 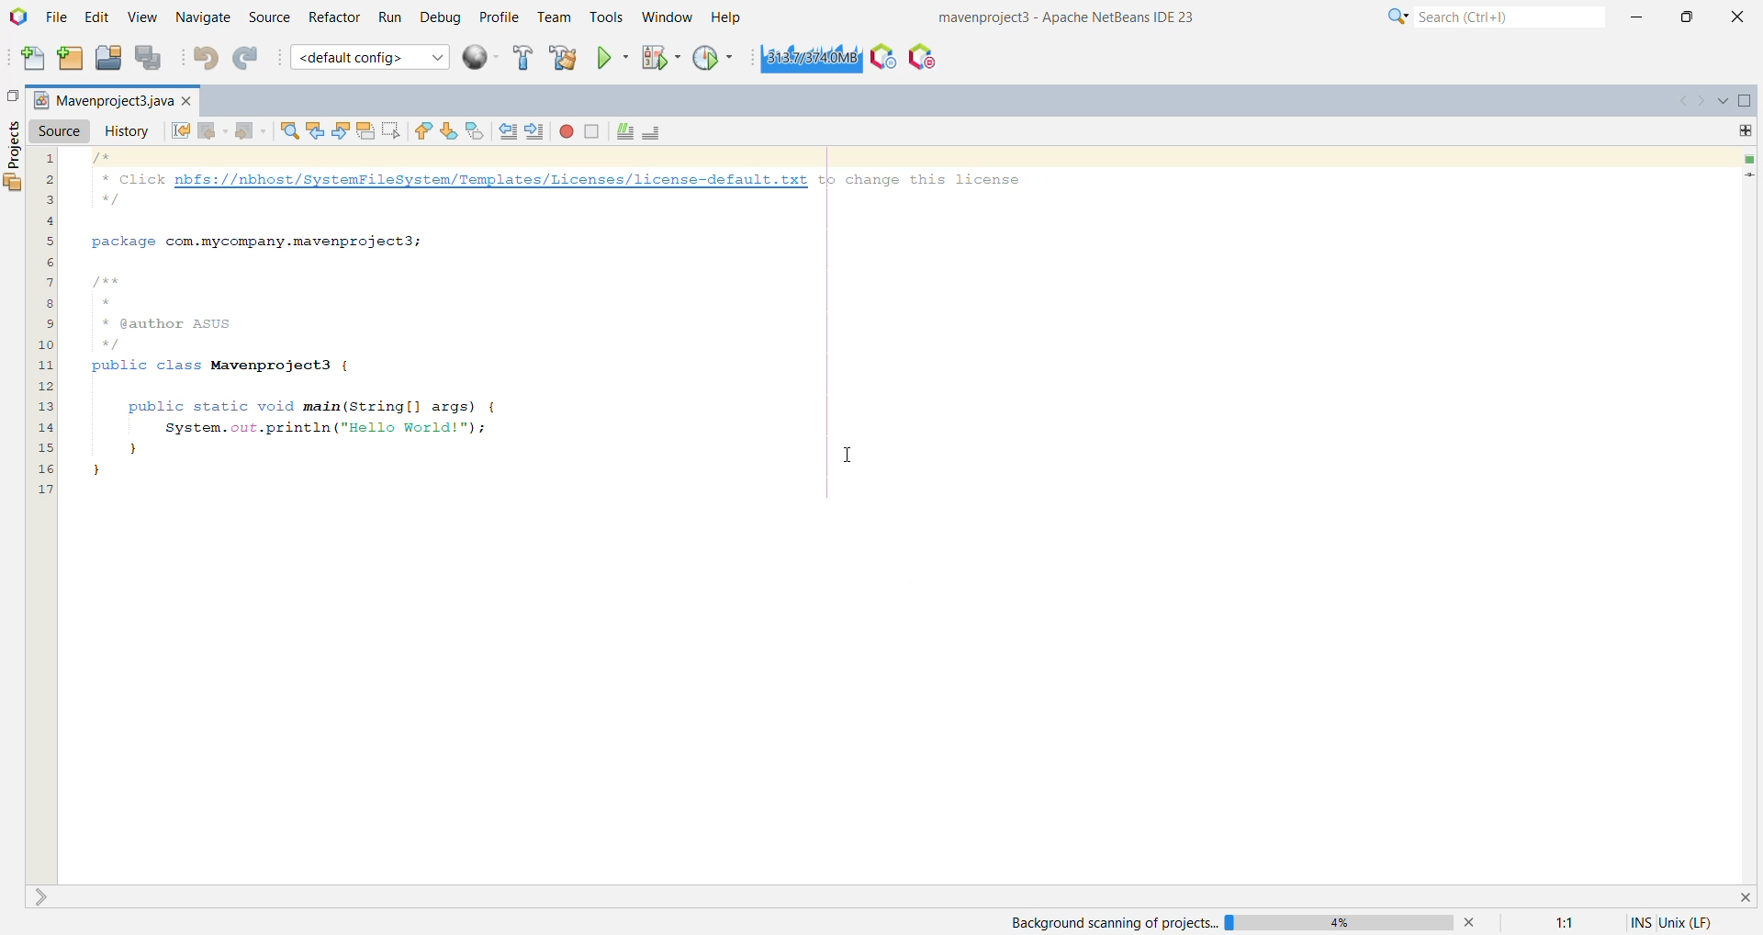 I want to click on New errors, so click(x=1745, y=160).